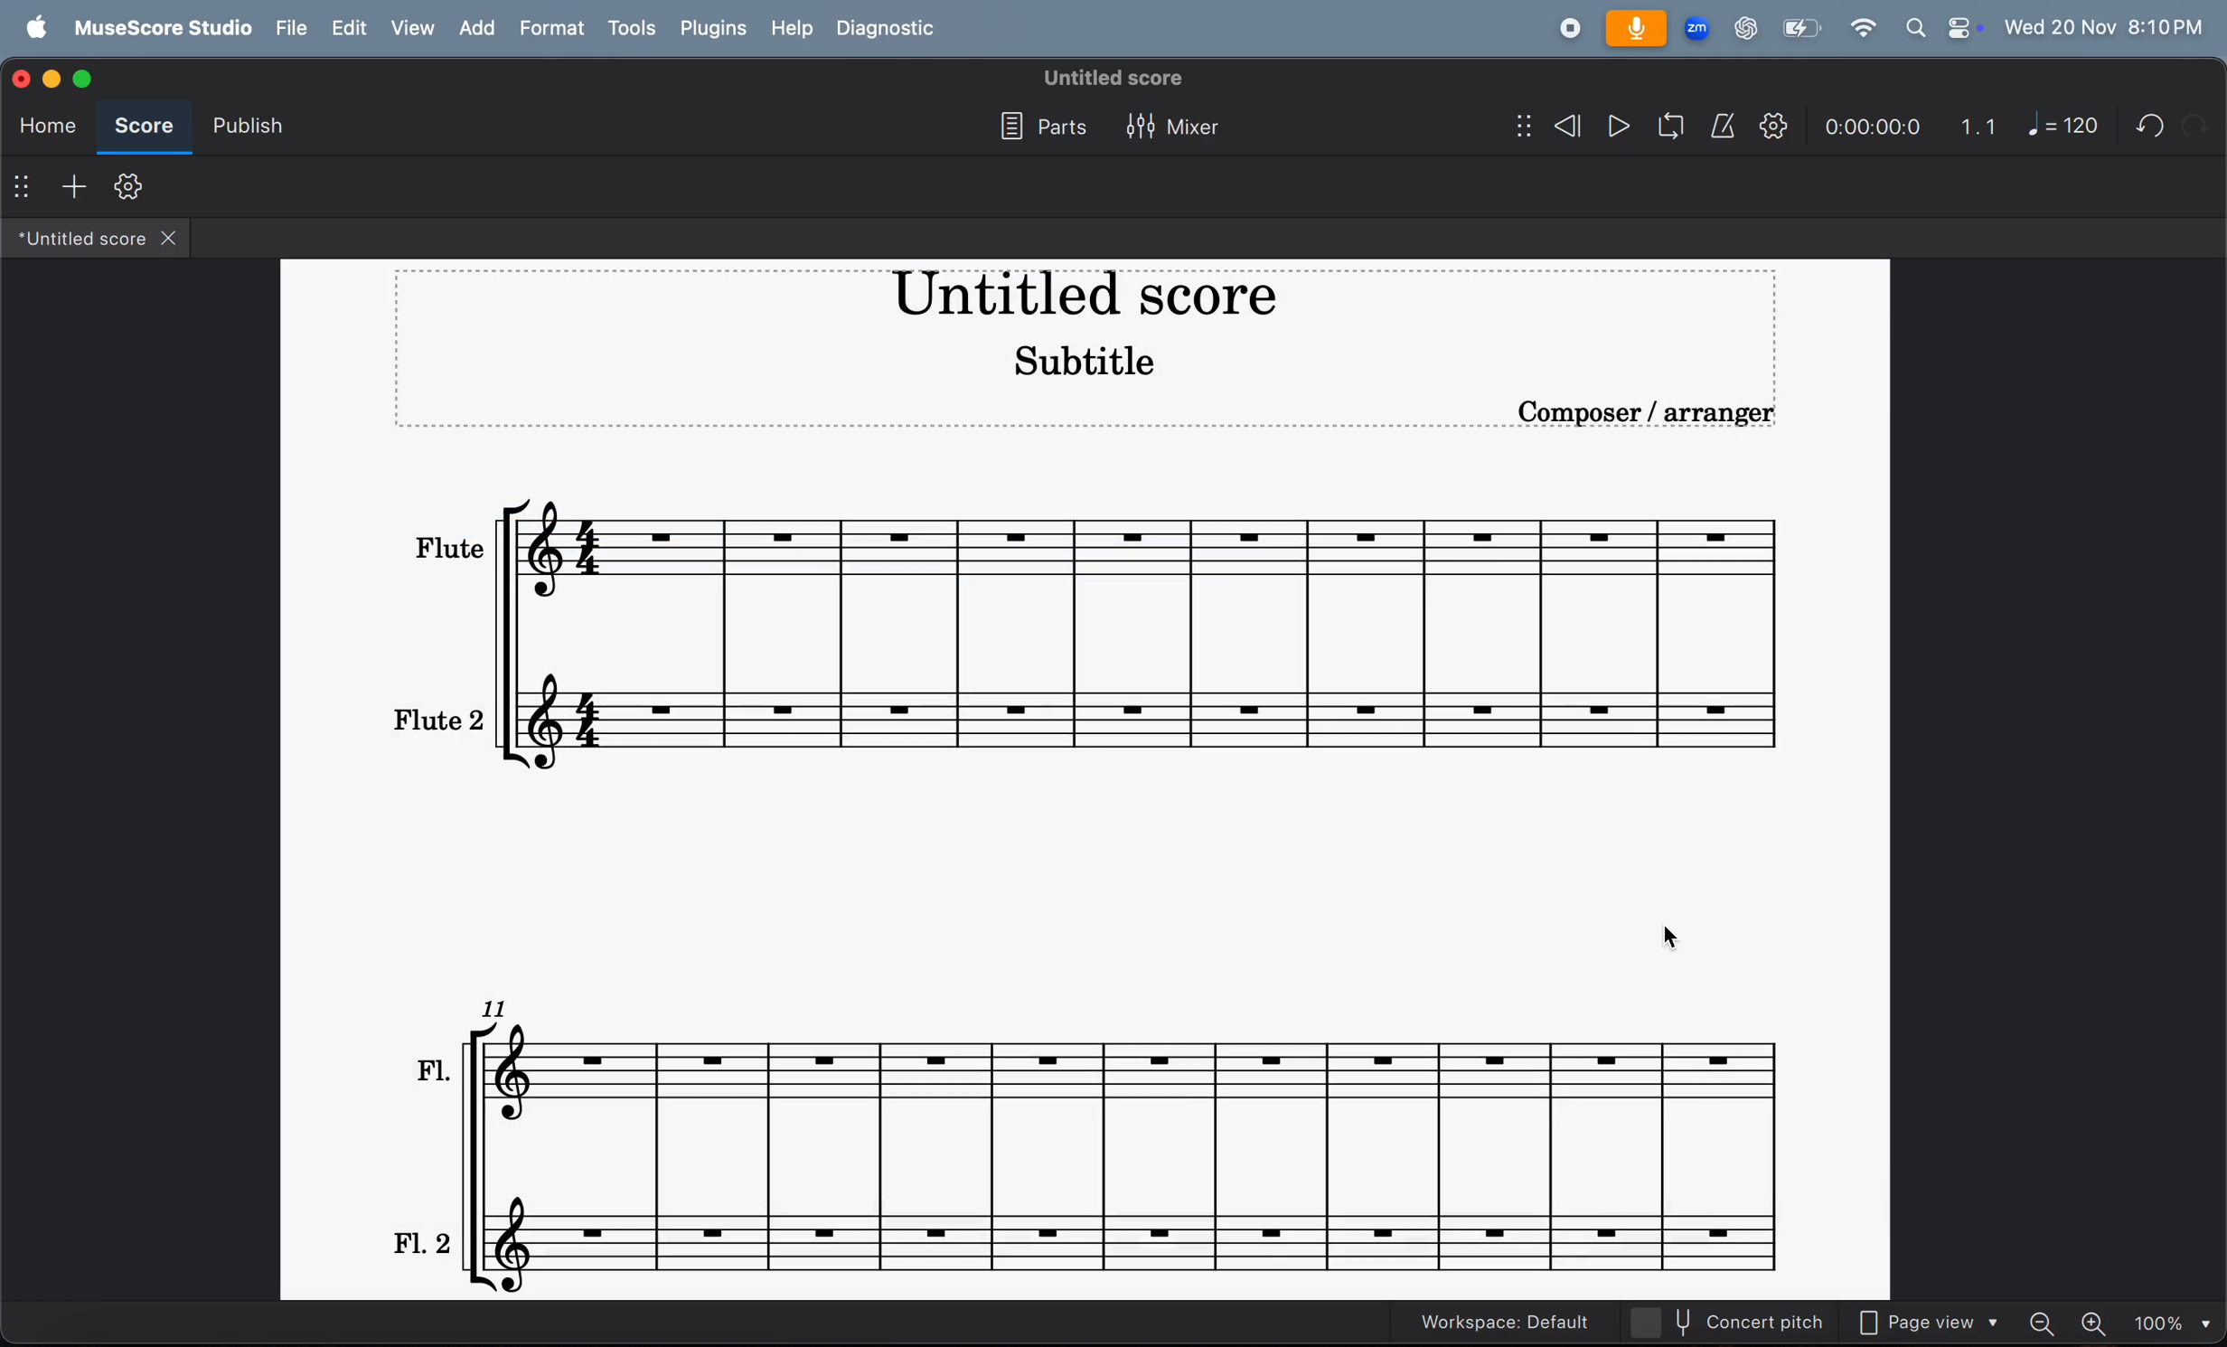 The width and height of the screenshot is (2227, 1347). What do you see at coordinates (1564, 125) in the screenshot?
I see `rewind` at bounding box center [1564, 125].